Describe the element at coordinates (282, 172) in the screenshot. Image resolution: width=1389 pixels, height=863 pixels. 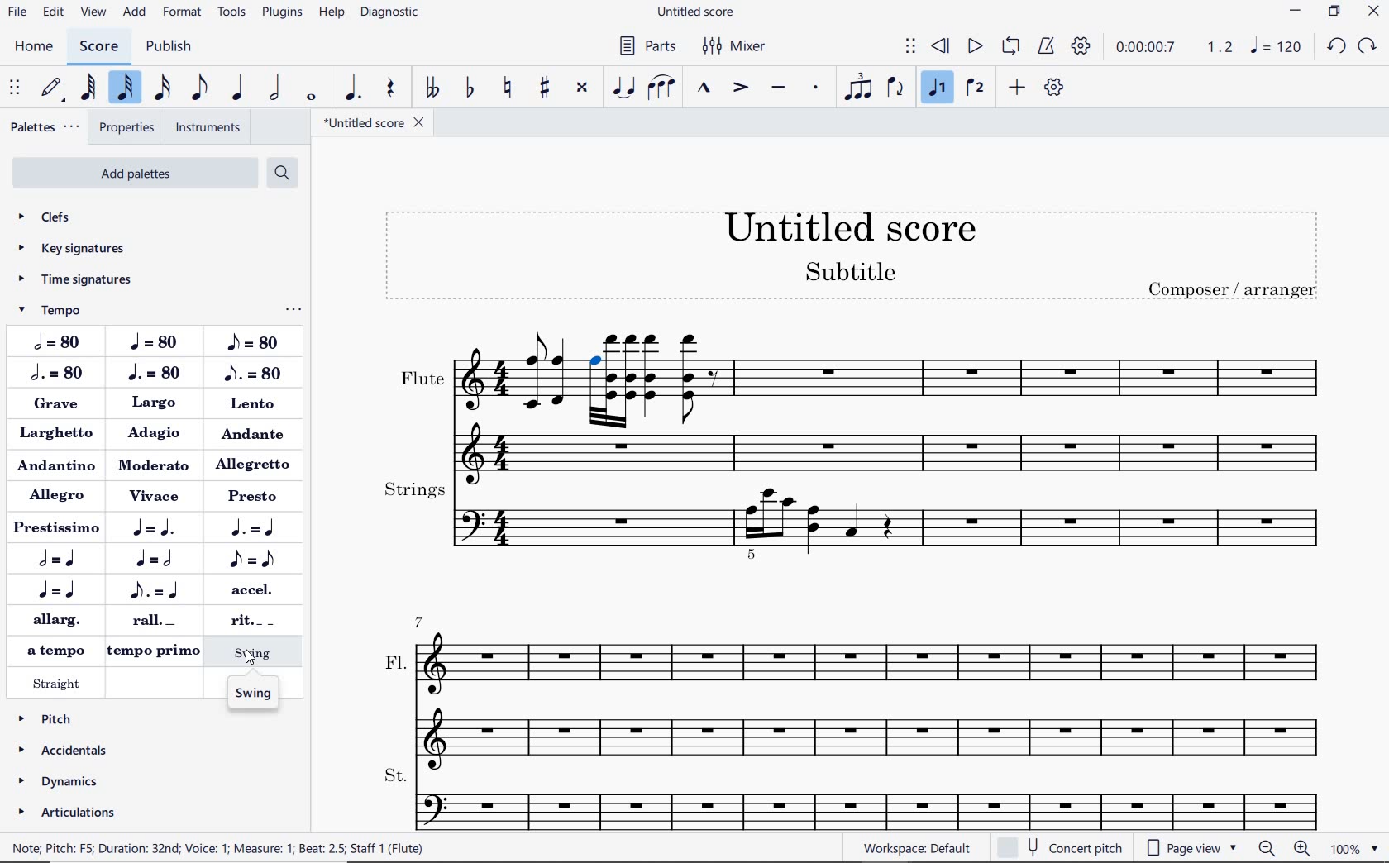
I see `search palettes` at that location.